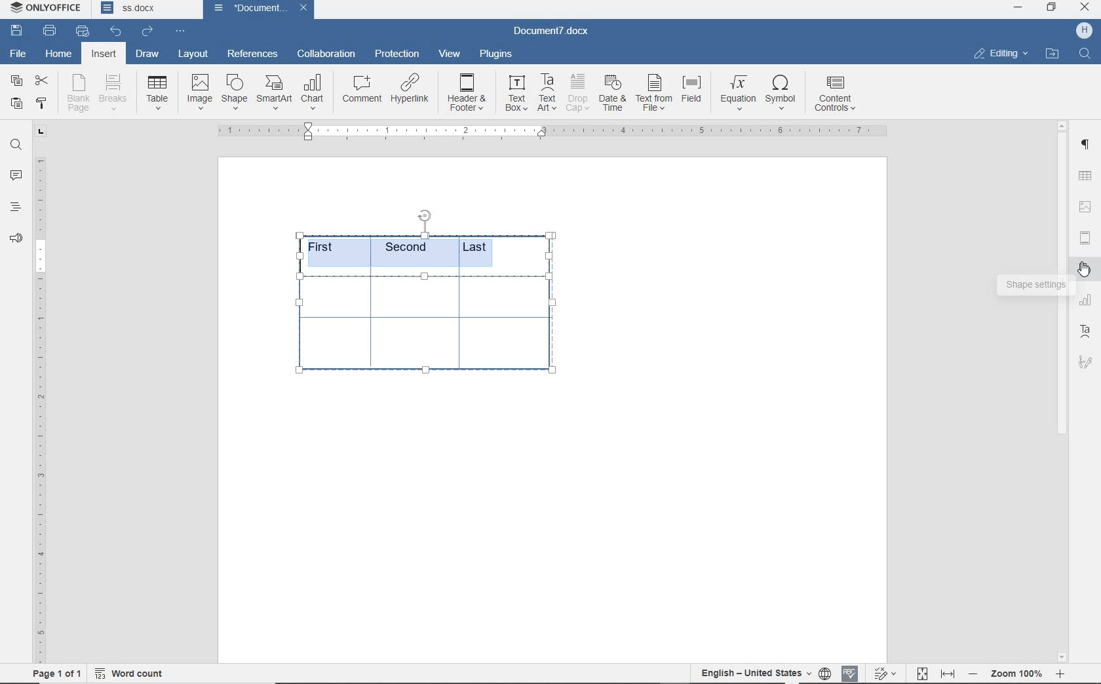 This screenshot has height=684, width=1101. Describe the element at coordinates (824, 672) in the screenshot. I see `set document language` at that location.